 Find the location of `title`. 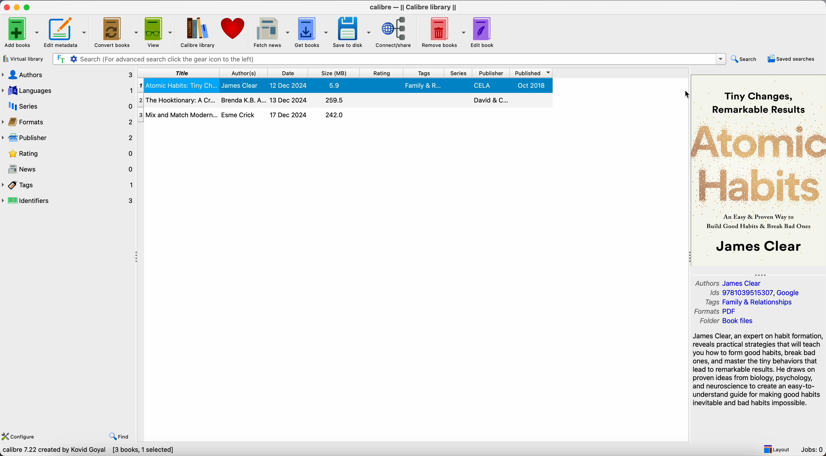

title is located at coordinates (182, 73).